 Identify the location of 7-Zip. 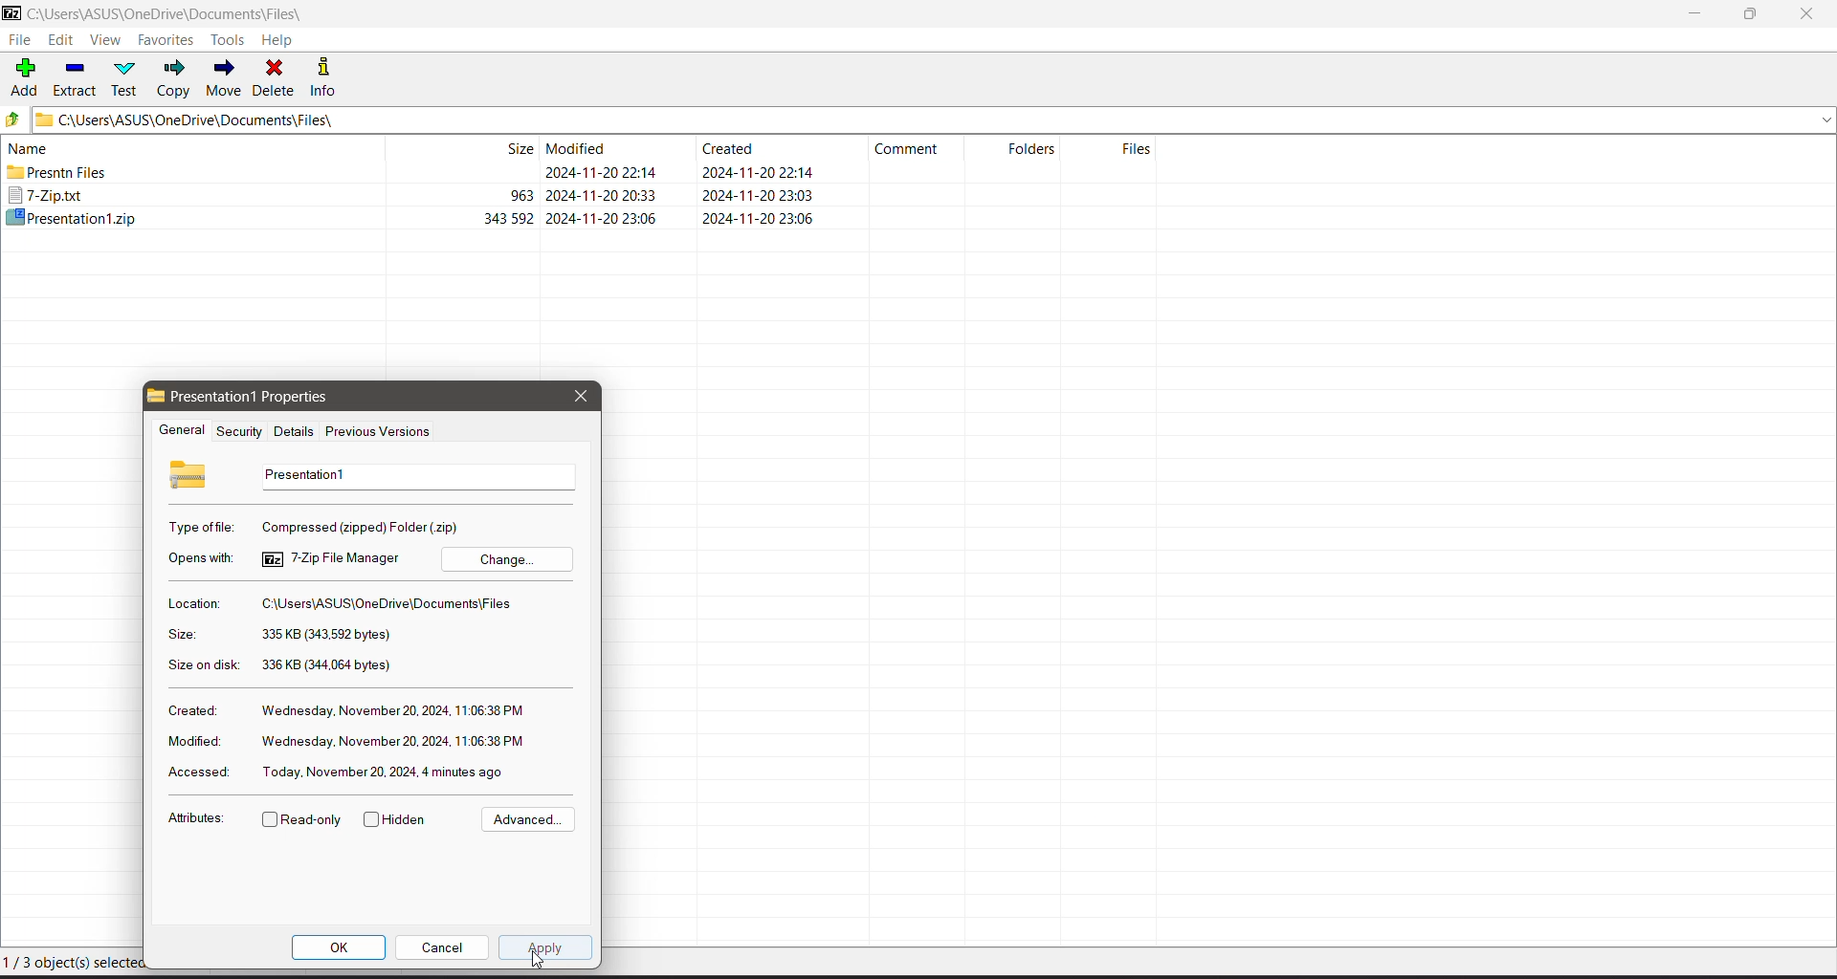
(415, 196).